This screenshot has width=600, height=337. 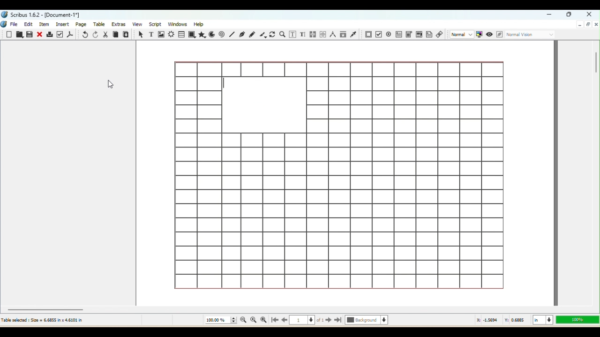 What do you see at coordinates (367, 34) in the screenshot?
I see `PDF Push button` at bounding box center [367, 34].